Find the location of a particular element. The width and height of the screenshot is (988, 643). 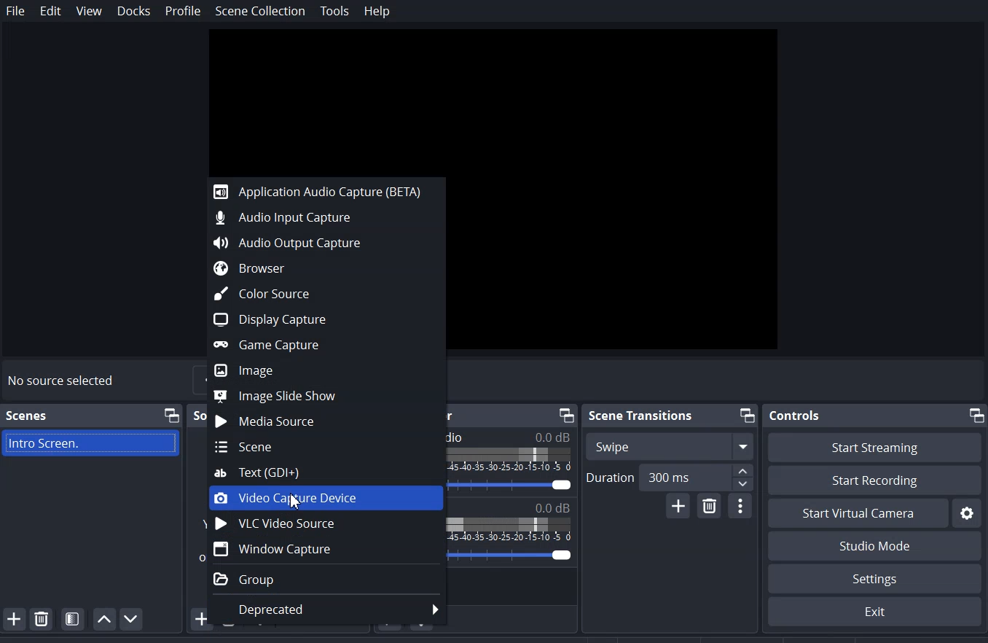

Game Capture is located at coordinates (319, 345).